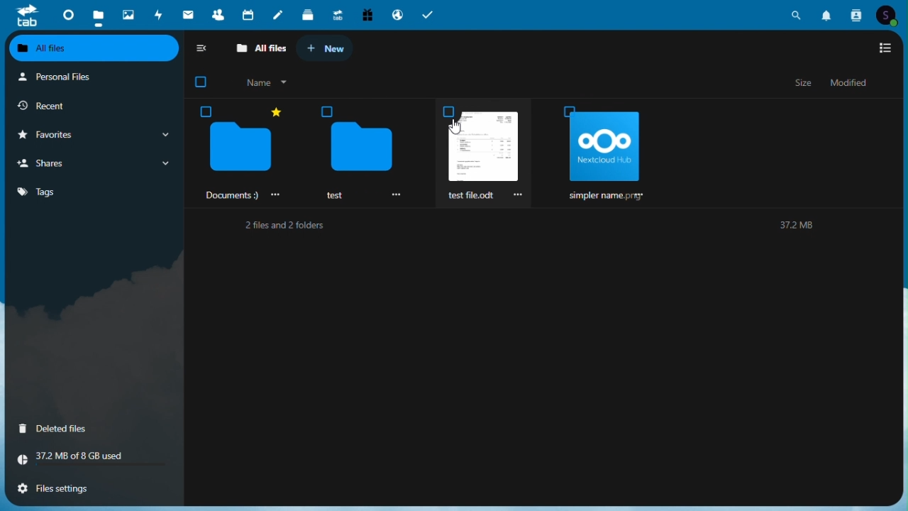 The height and width of the screenshot is (511, 908). Describe the element at coordinates (92, 164) in the screenshot. I see `Shares` at that location.